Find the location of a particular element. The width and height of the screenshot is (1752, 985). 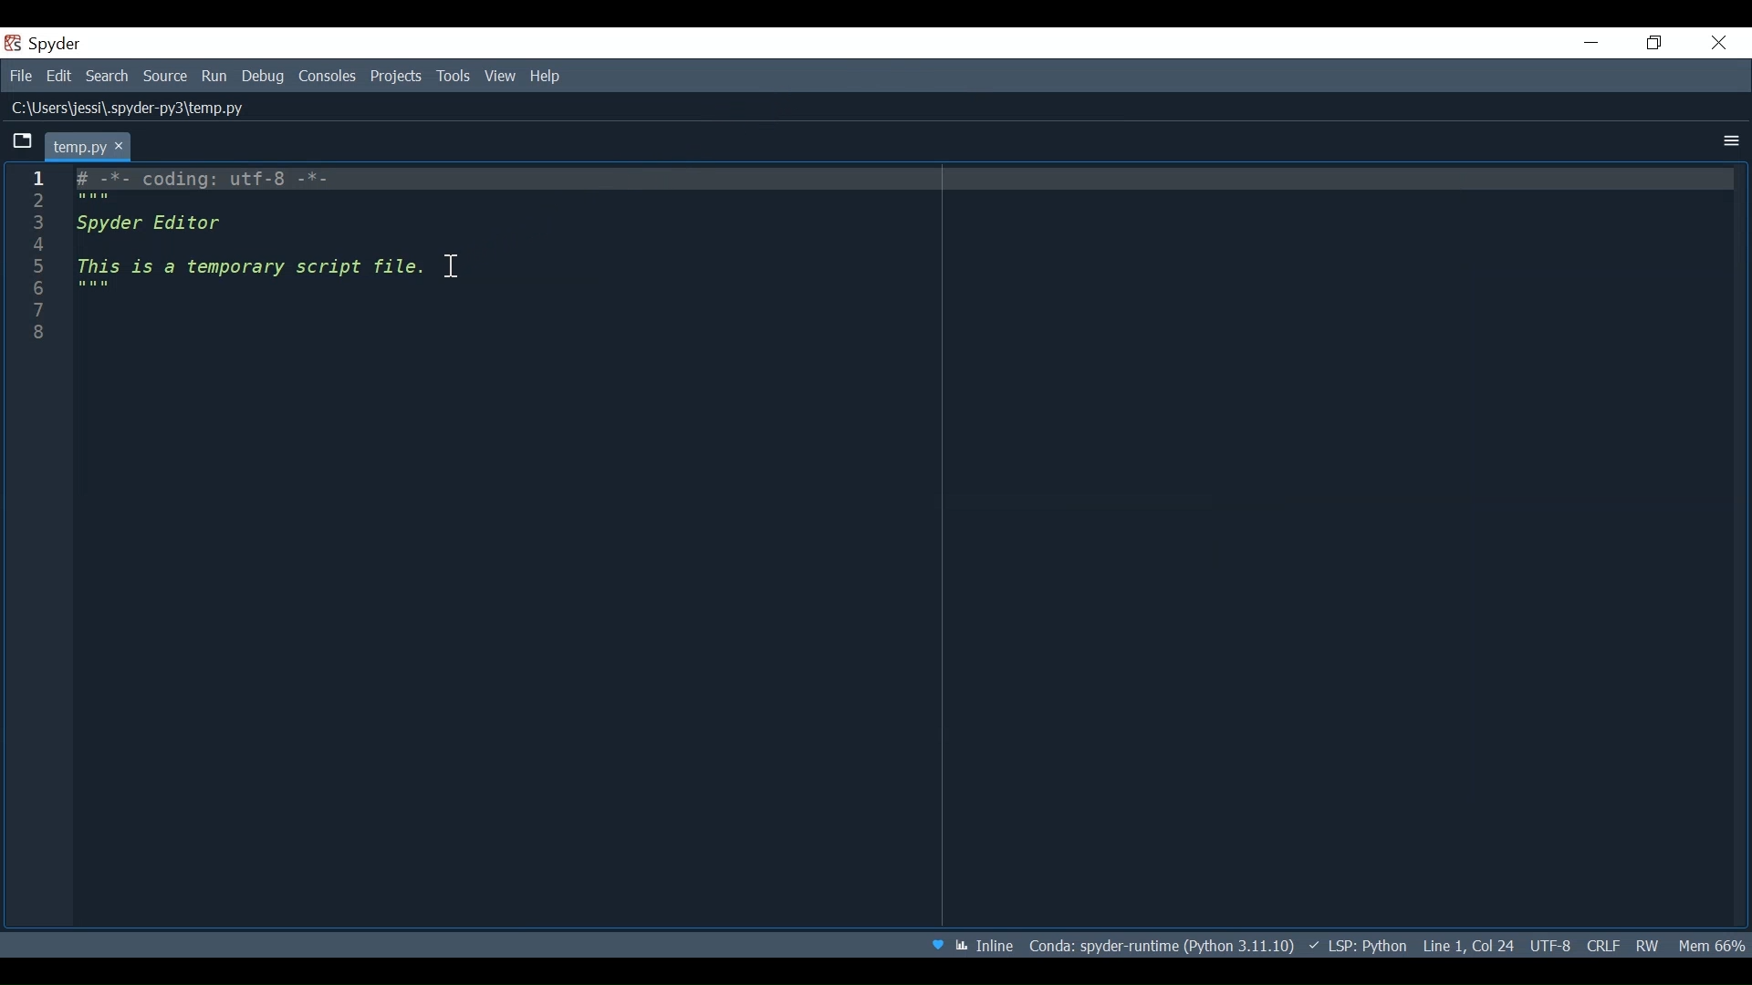

Edit is located at coordinates (61, 78).